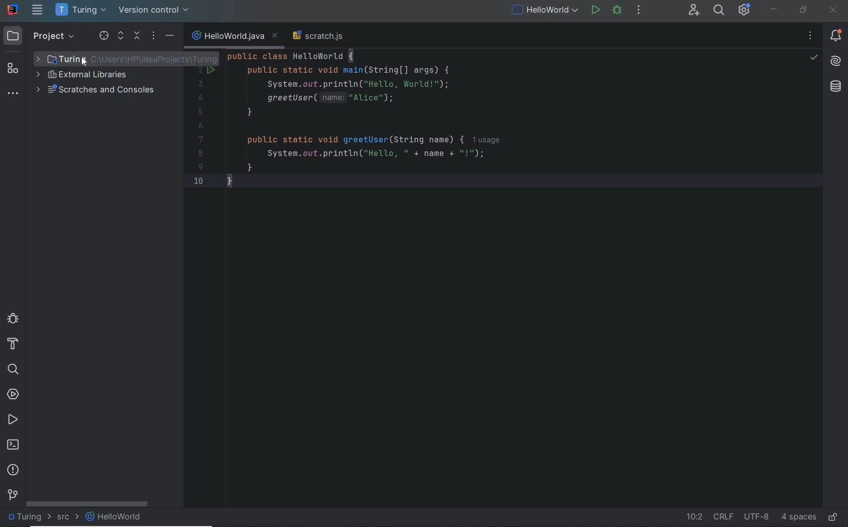  What do you see at coordinates (595, 11) in the screenshot?
I see `run` at bounding box center [595, 11].